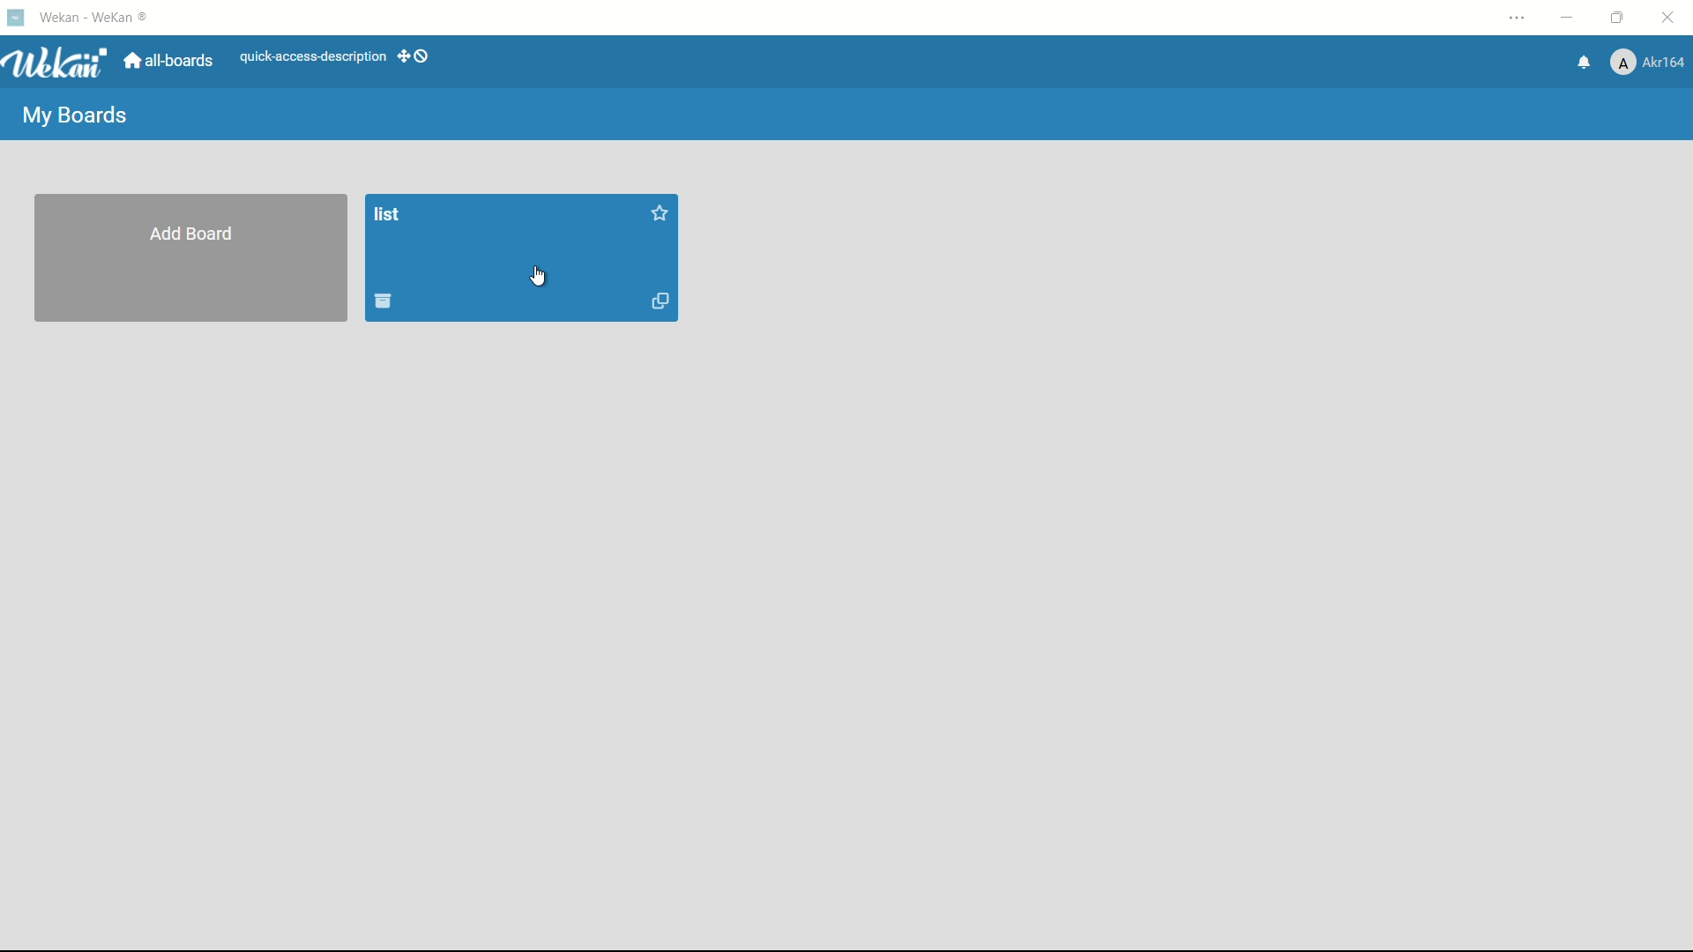 This screenshot has width=1693, height=952. What do you see at coordinates (72, 115) in the screenshot?
I see `my boards` at bounding box center [72, 115].